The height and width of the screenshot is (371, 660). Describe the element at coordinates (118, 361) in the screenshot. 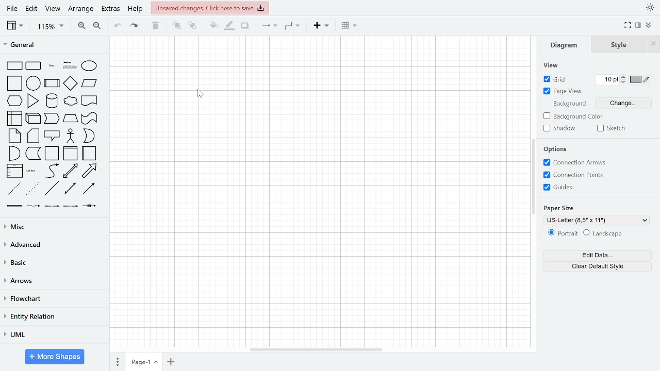

I see `pages` at that location.